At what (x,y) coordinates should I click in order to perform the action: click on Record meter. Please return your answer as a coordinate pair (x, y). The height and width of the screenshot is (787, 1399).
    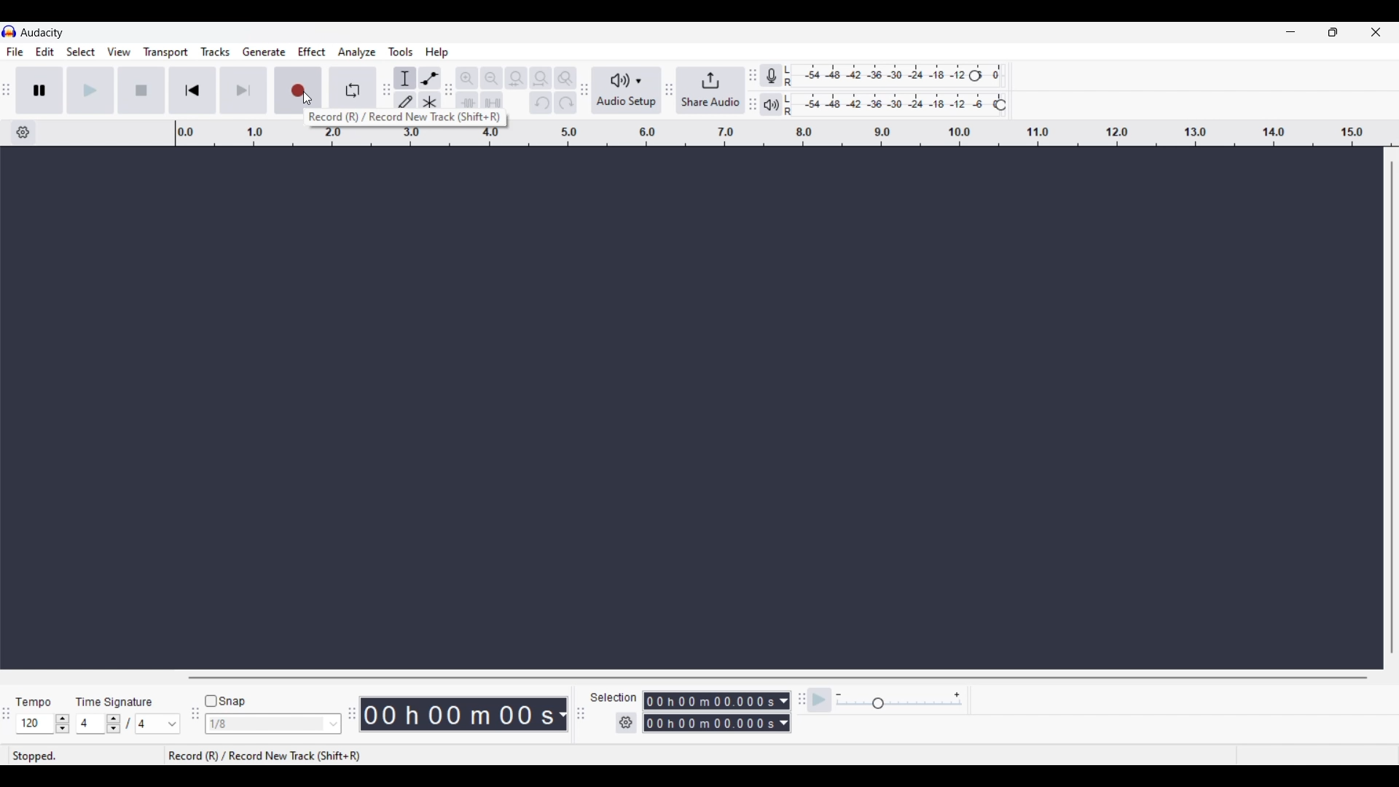
    Looking at the image, I should click on (771, 76).